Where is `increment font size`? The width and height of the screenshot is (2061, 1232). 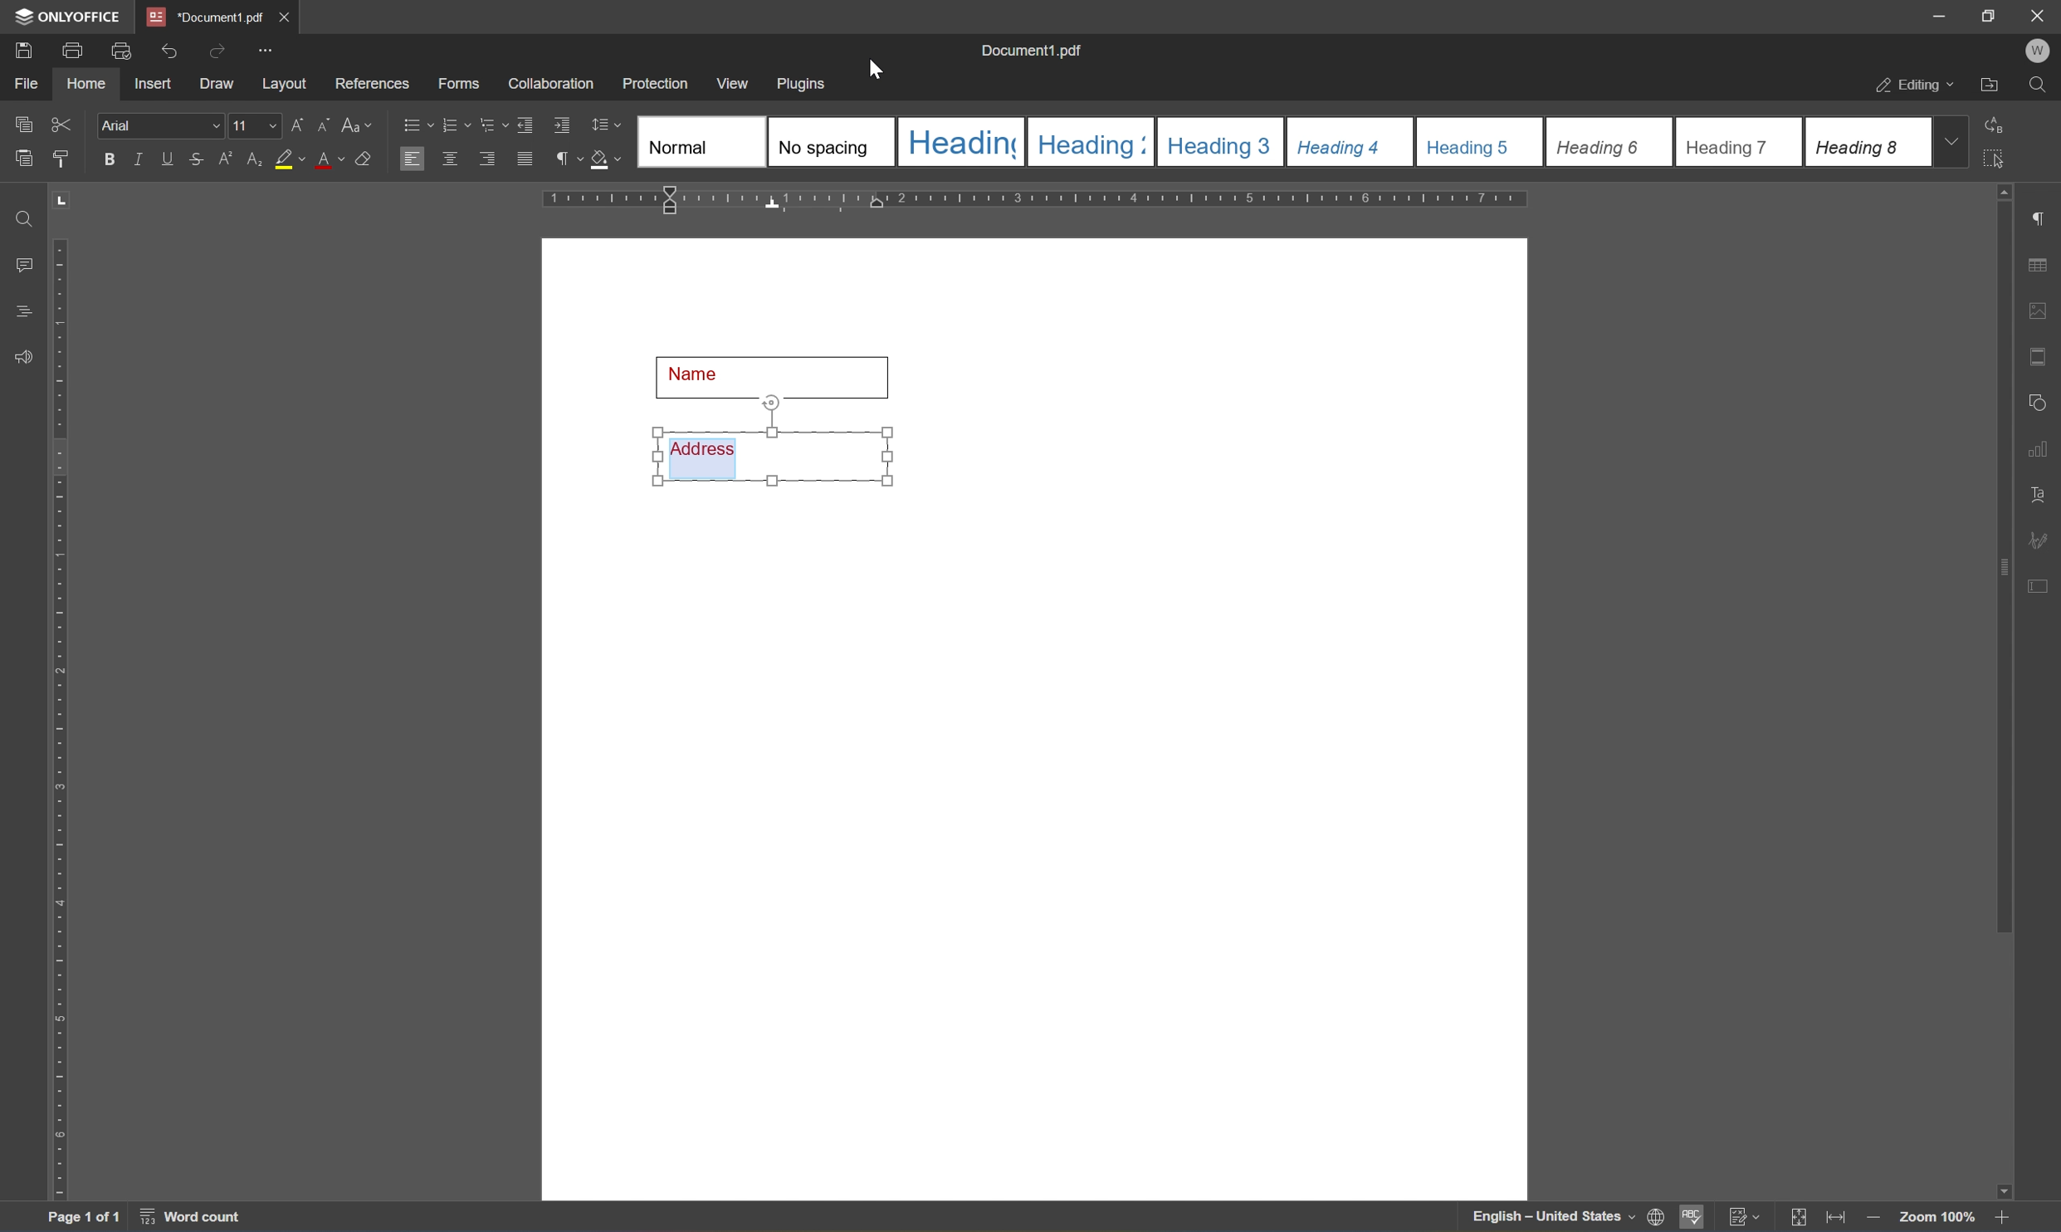
increment font size is located at coordinates (298, 124).